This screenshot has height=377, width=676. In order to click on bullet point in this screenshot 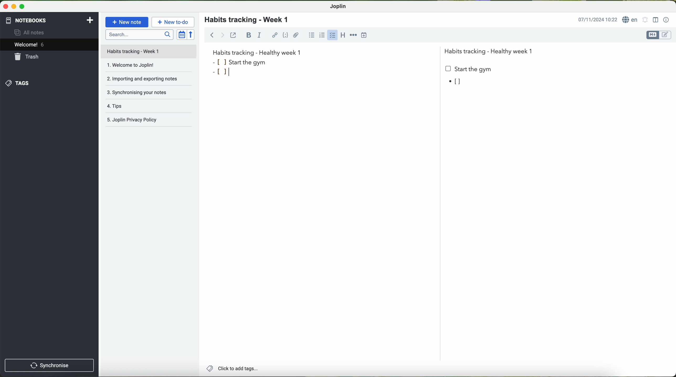, I will do `click(221, 73)`.